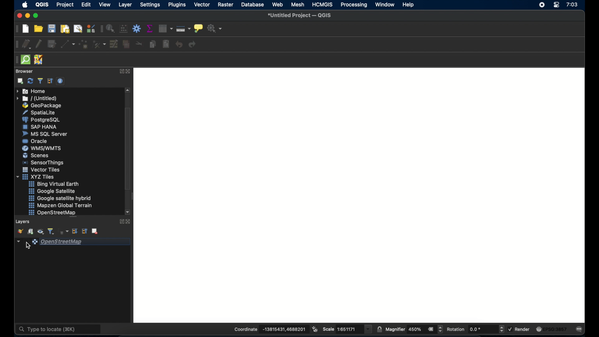 The width and height of the screenshot is (599, 337). What do you see at coordinates (18, 16) in the screenshot?
I see `close` at bounding box center [18, 16].